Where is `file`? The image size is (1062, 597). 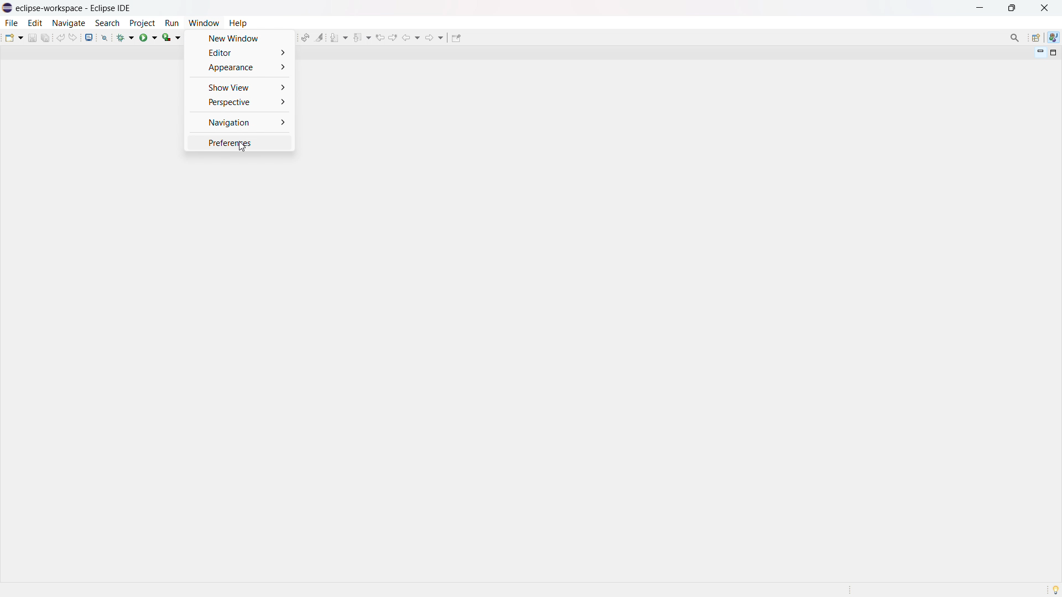
file is located at coordinates (11, 23).